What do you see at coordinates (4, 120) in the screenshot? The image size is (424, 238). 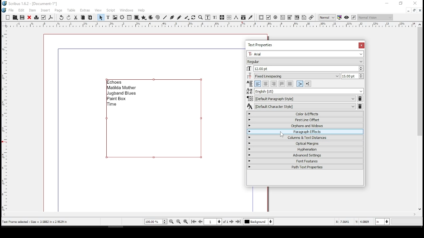 I see `vertical scale` at bounding box center [4, 120].